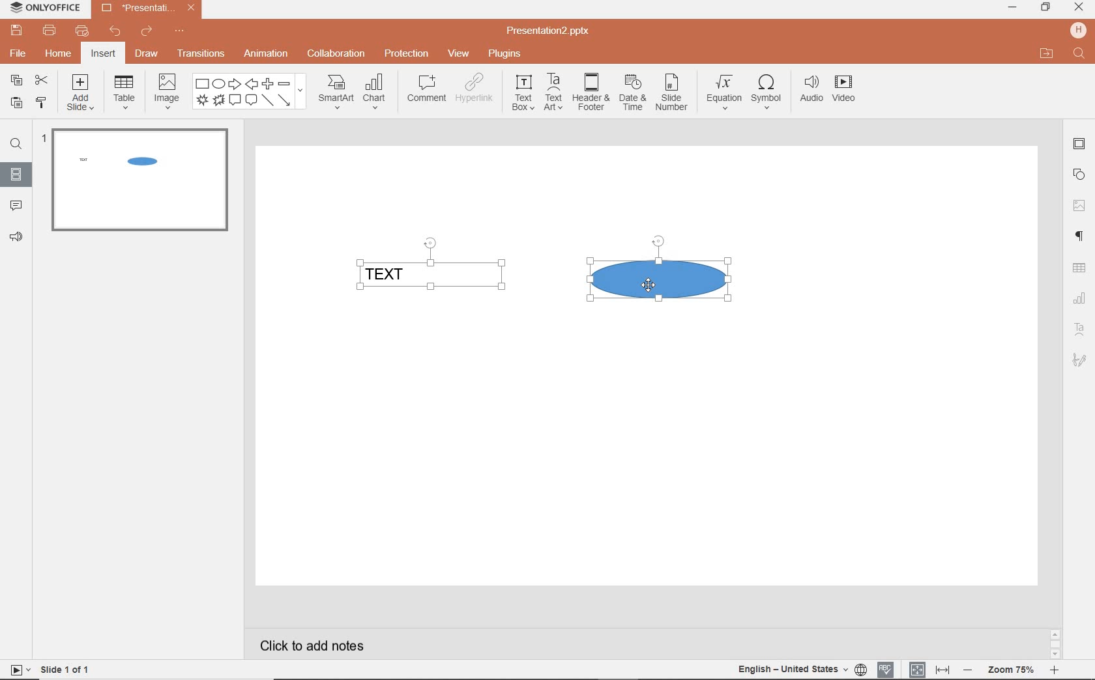  What do you see at coordinates (406, 53) in the screenshot?
I see `protection` at bounding box center [406, 53].